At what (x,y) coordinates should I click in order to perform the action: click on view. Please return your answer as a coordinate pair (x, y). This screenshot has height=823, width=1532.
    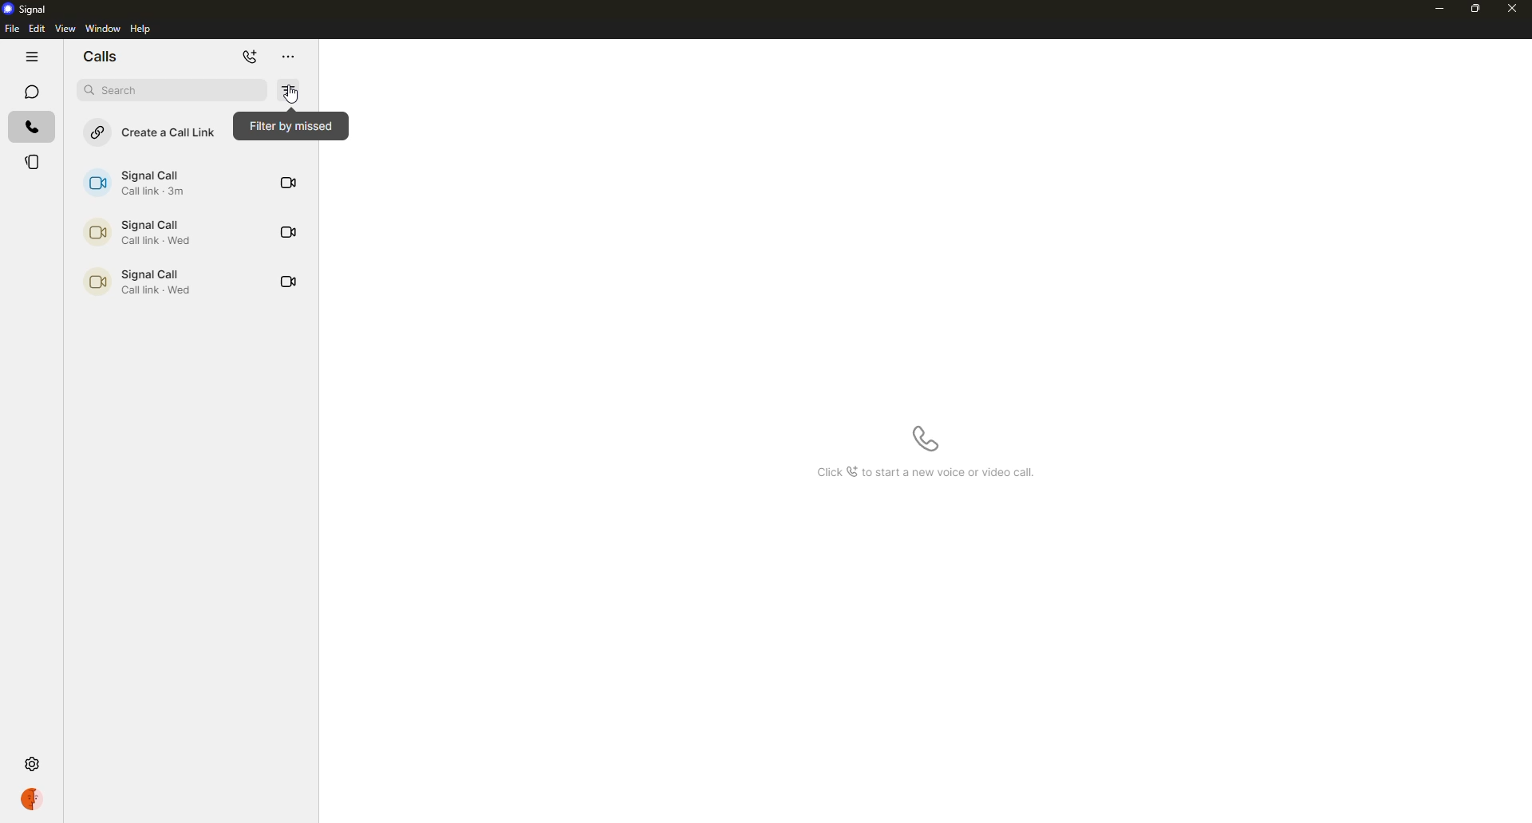
    Looking at the image, I should click on (65, 28).